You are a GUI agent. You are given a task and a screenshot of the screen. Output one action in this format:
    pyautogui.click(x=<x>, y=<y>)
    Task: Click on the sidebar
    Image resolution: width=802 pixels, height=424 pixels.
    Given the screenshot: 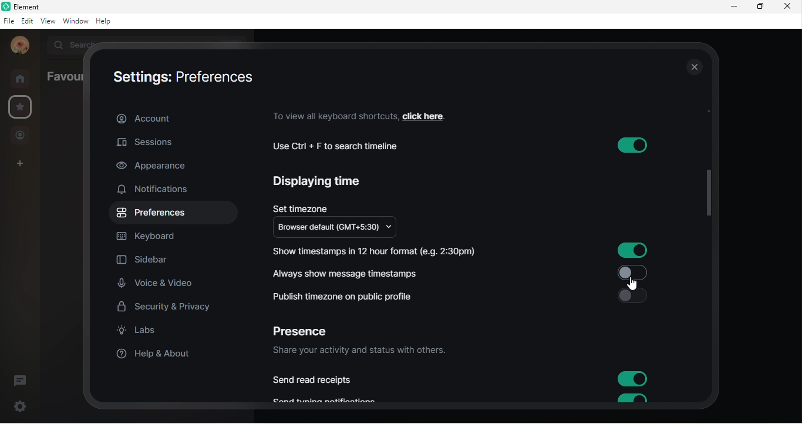 What is the action you would take?
    pyautogui.click(x=144, y=261)
    